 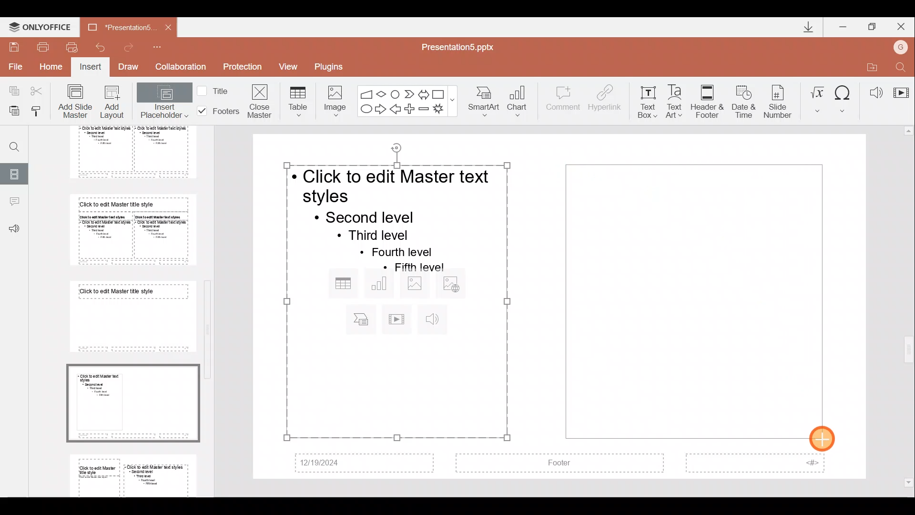 I want to click on Redo, so click(x=132, y=47).